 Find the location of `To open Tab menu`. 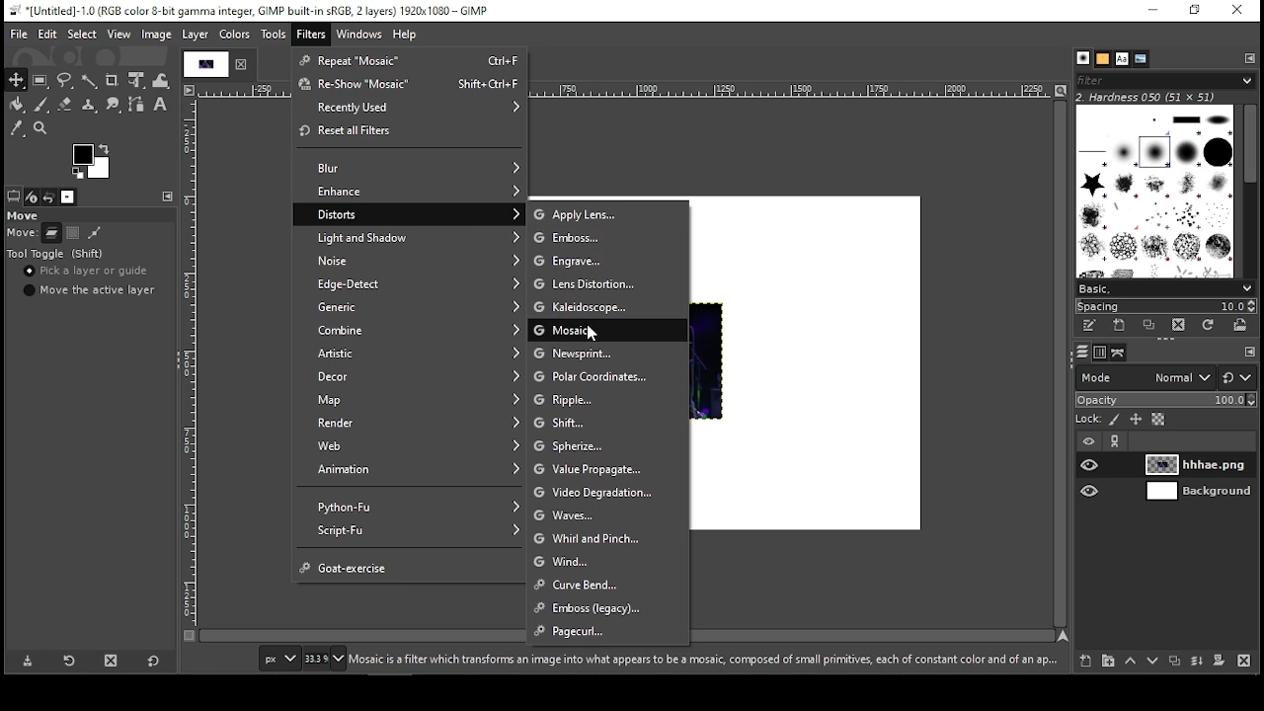

To open Tab menu is located at coordinates (168, 197).